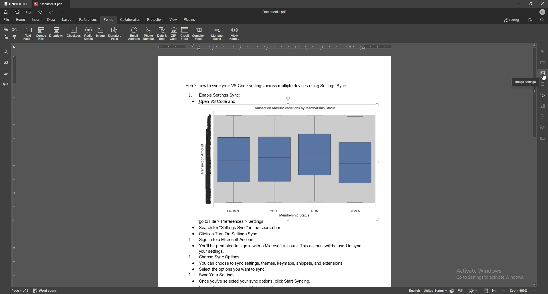  What do you see at coordinates (28, 34) in the screenshot?
I see `text field` at bounding box center [28, 34].